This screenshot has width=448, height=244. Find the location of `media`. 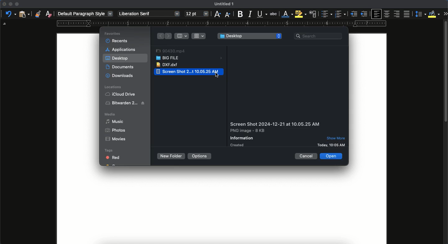

media is located at coordinates (110, 114).